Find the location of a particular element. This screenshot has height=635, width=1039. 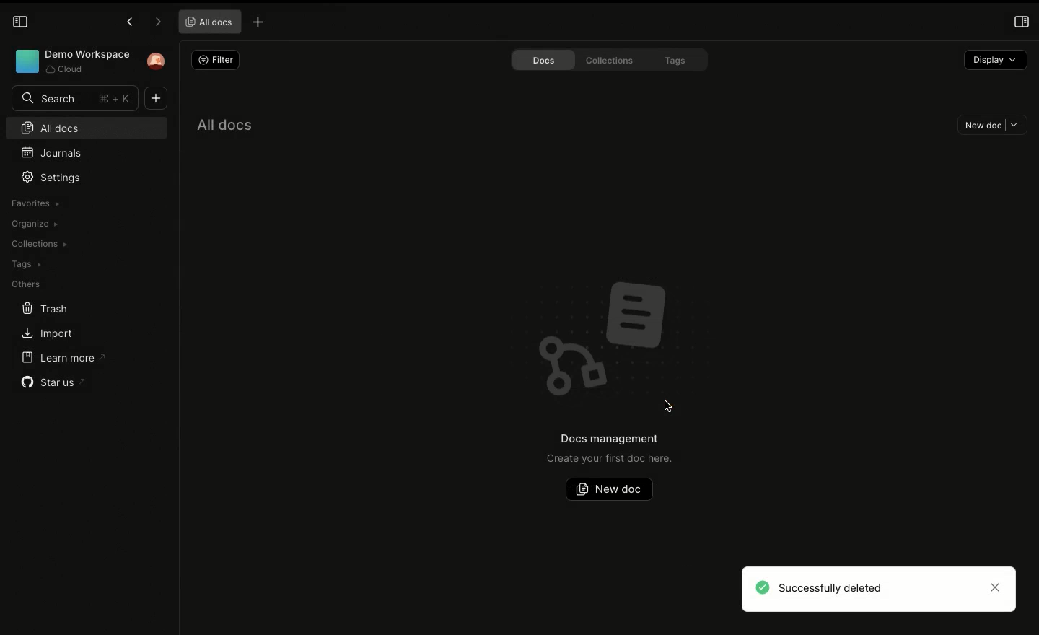

User is located at coordinates (155, 64).